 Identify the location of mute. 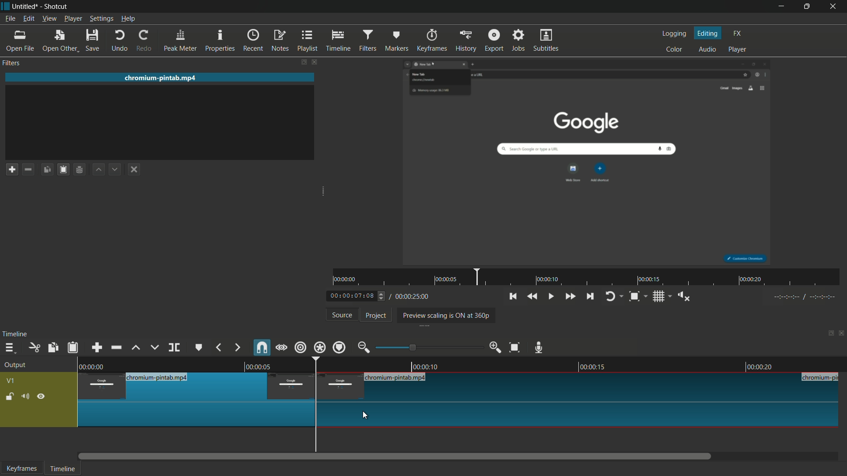
(24, 398).